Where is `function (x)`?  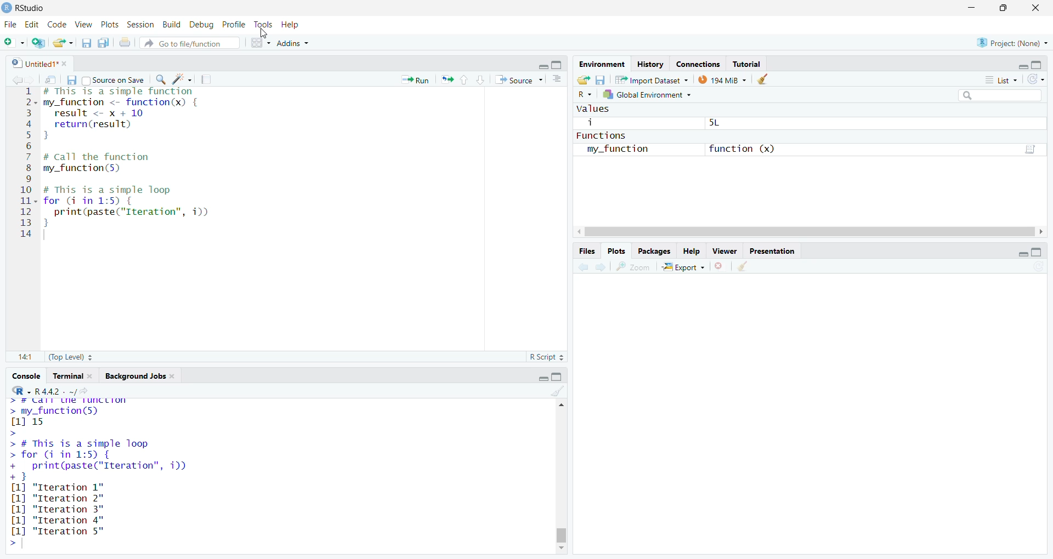
function (x) is located at coordinates (740, 148).